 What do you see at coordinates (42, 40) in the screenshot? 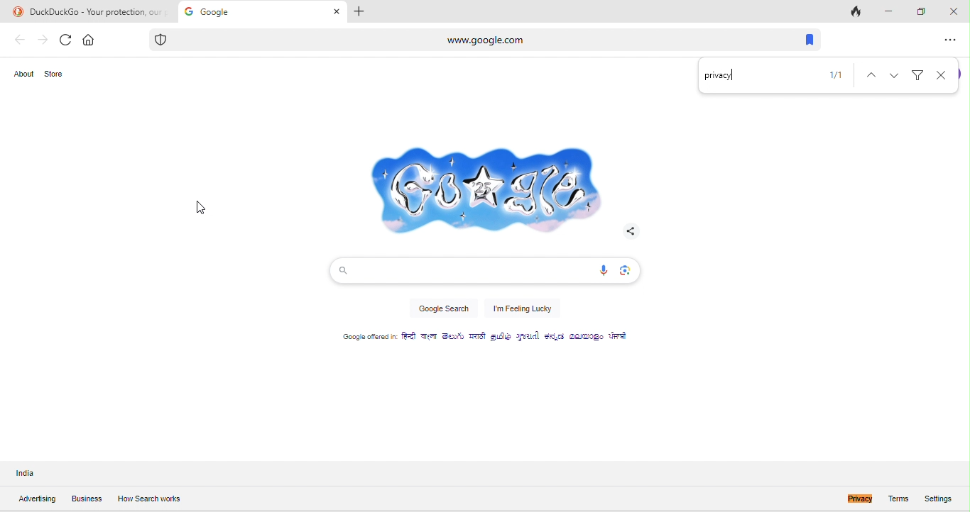
I see `forward` at bounding box center [42, 40].